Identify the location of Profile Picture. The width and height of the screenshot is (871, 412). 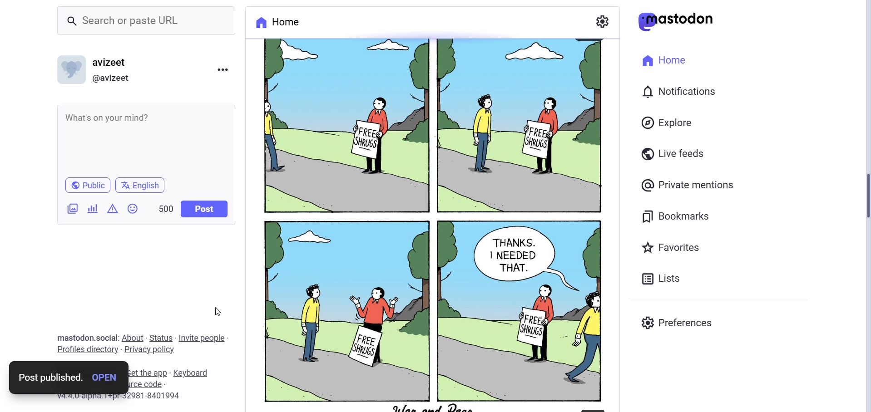
(71, 69).